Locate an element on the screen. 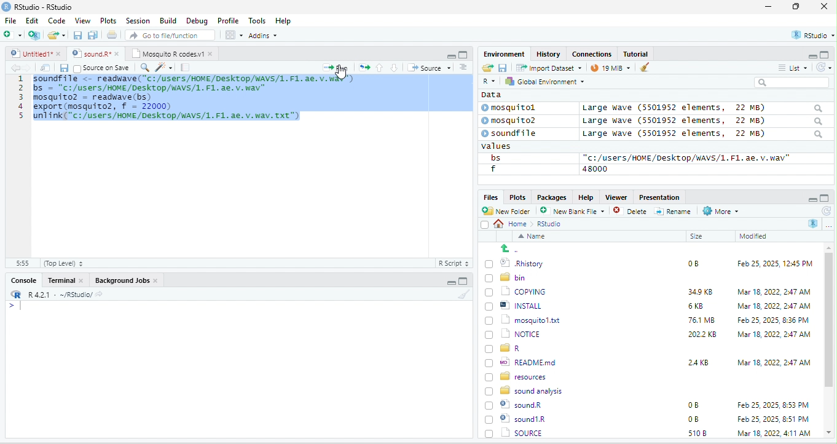 The image size is (837, 444). Viewer is located at coordinates (615, 197).